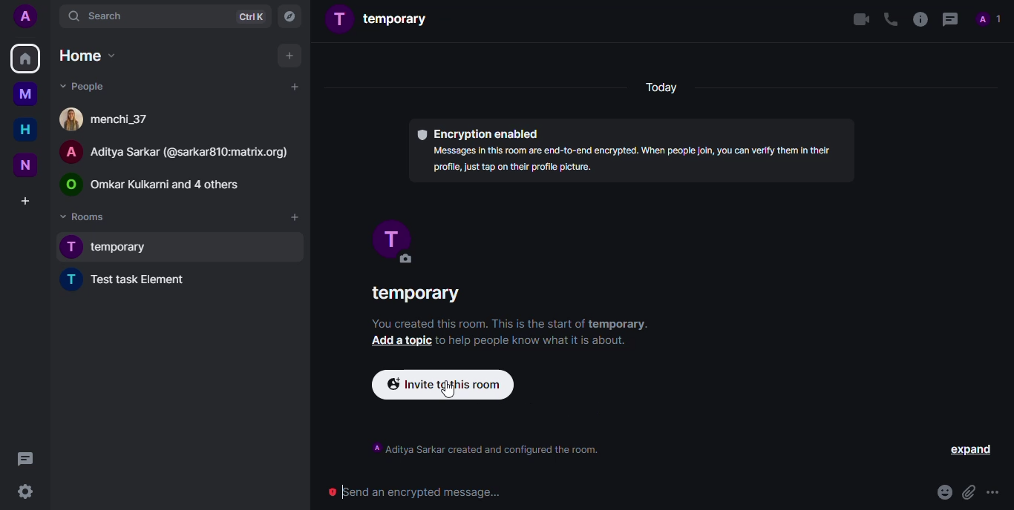 The image size is (1014, 510). I want to click on A Aditya Sarkar created and configured the room., so click(484, 451).